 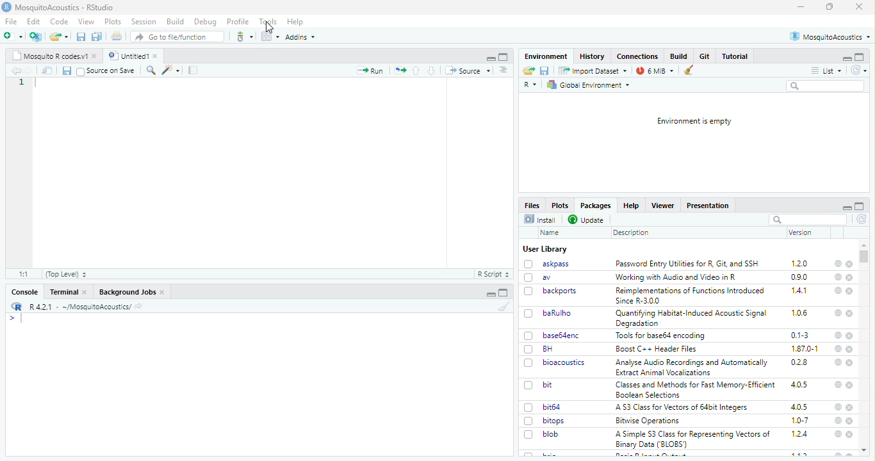 I want to click on Reimplementations of Functions Introduced
Since R-3.0.0, so click(x=692, y=296).